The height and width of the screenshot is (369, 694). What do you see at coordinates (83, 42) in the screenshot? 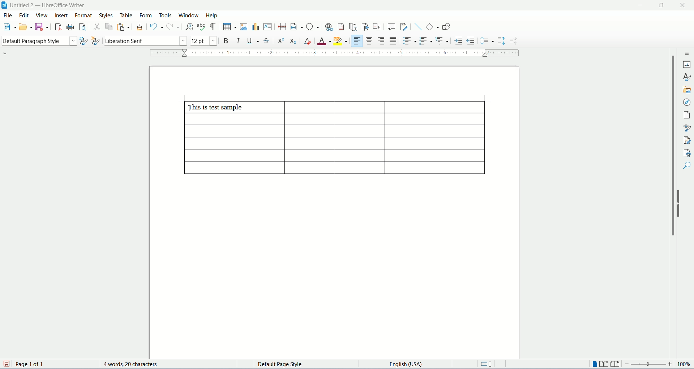
I see `update style` at bounding box center [83, 42].